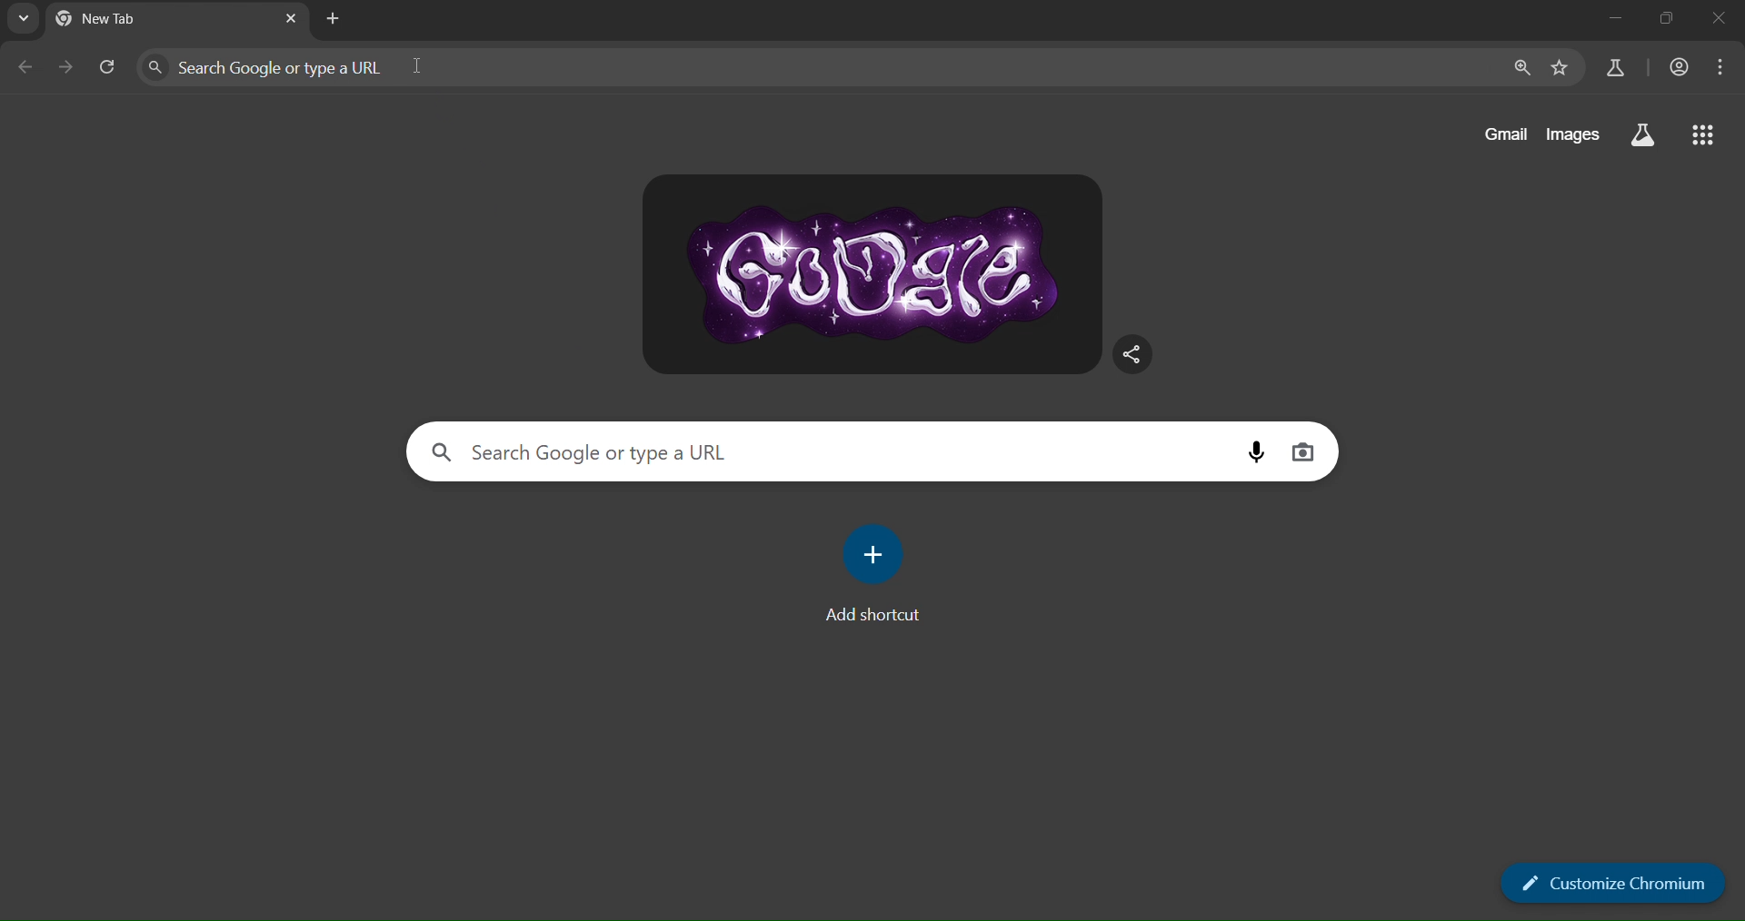 This screenshot has height=921, width=1745. What do you see at coordinates (1503, 134) in the screenshot?
I see `gmail` at bounding box center [1503, 134].